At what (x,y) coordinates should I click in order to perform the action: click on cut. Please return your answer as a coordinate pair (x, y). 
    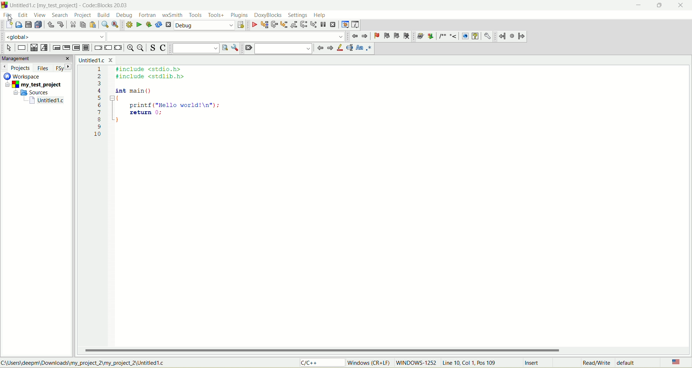
    Looking at the image, I should click on (72, 25).